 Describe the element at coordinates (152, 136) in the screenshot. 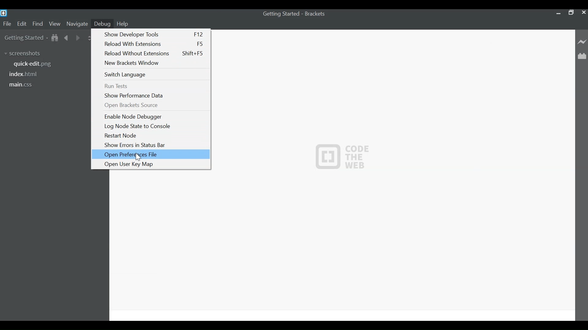

I see `Restart Node` at that location.